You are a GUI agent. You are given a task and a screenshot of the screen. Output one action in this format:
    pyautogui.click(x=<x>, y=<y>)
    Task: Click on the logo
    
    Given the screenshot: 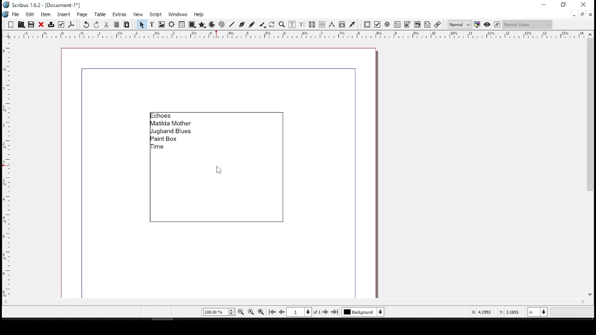 What is the action you would take?
    pyautogui.click(x=6, y=15)
    